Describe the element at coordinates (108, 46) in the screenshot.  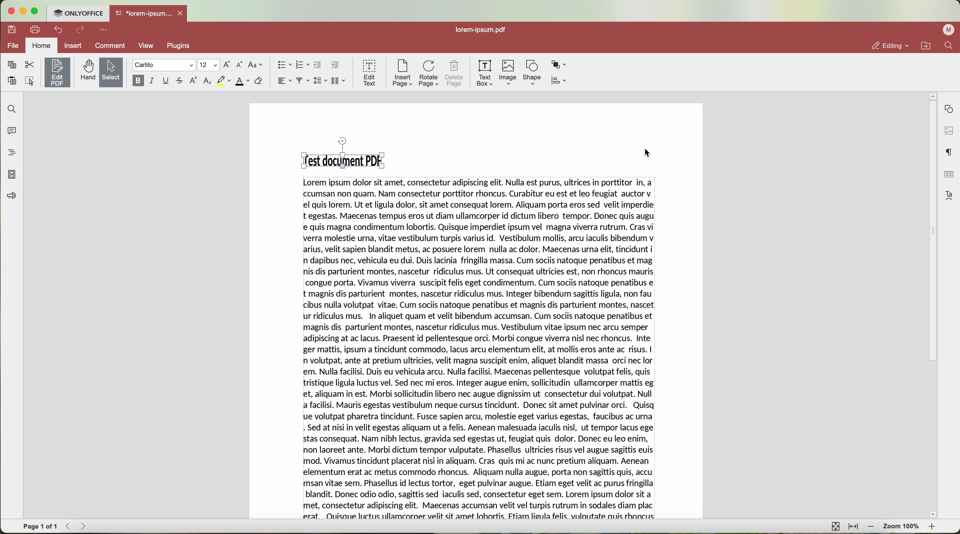
I see `comment` at that location.